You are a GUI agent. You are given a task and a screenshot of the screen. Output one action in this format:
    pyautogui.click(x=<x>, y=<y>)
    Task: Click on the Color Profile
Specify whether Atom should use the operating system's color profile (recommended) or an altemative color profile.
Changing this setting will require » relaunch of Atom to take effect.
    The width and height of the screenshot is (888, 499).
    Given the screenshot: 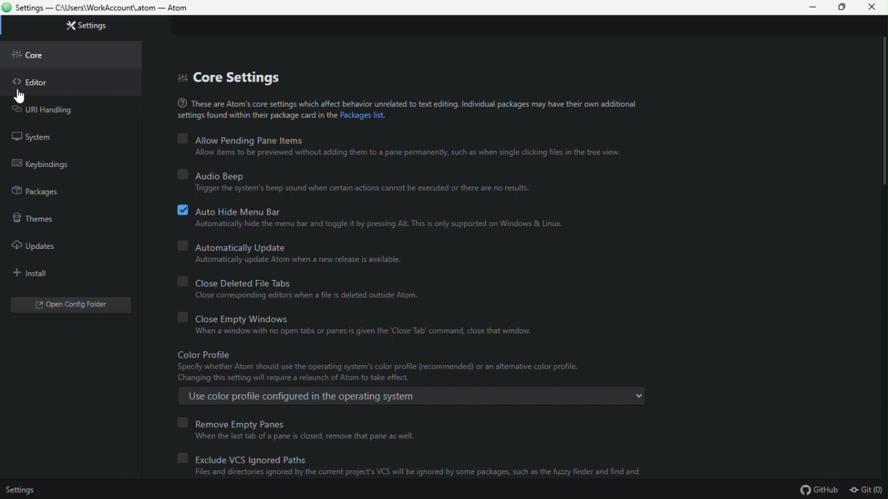 What is the action you would take?
    pyautogui.click(x=391, y=367)
    